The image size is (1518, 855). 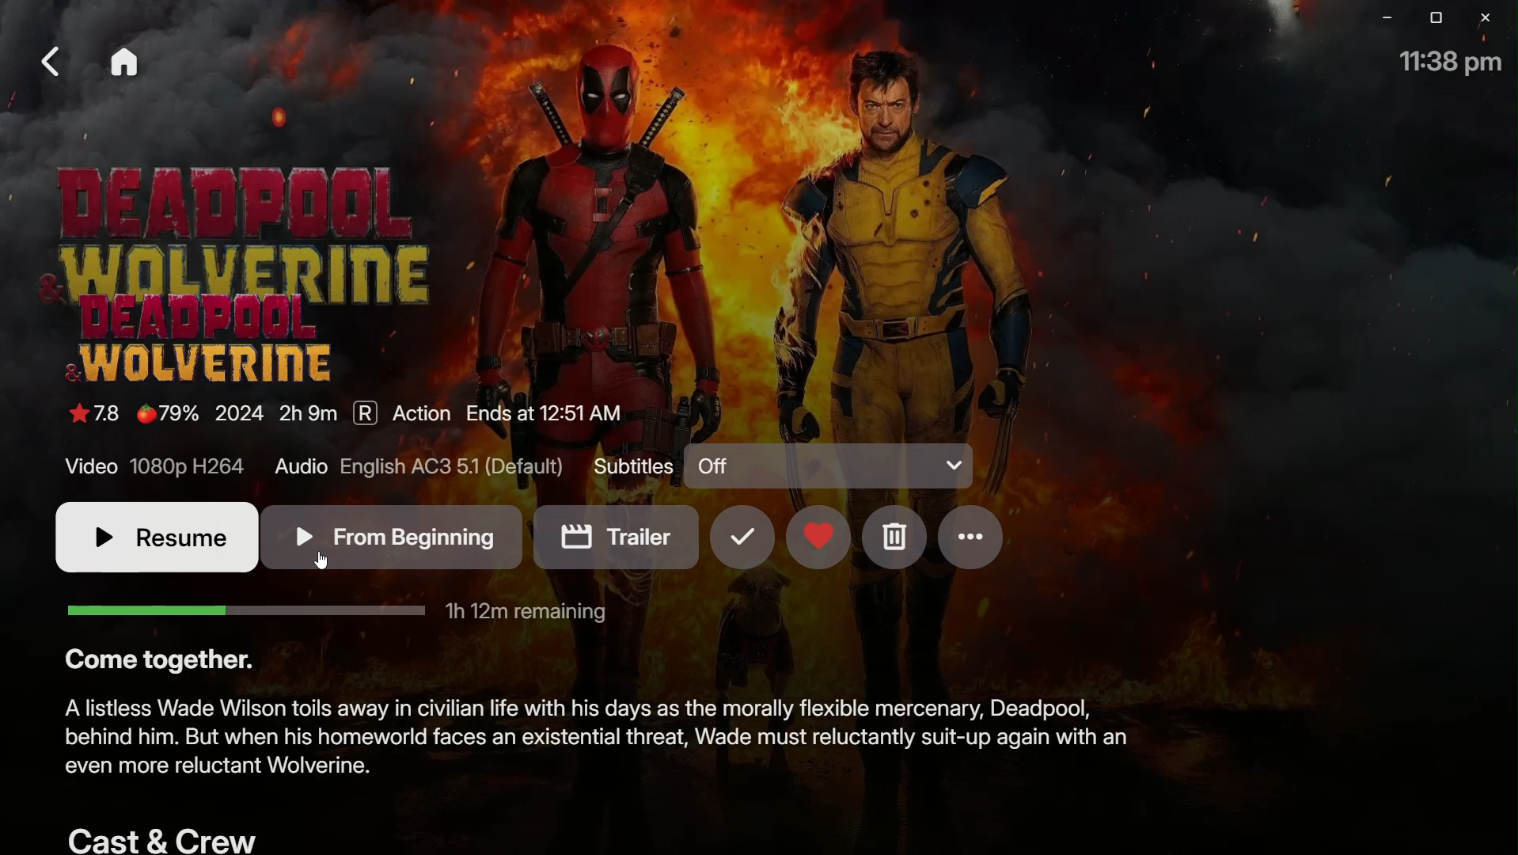 I want to click on Caption, so click(x=161, y=661).